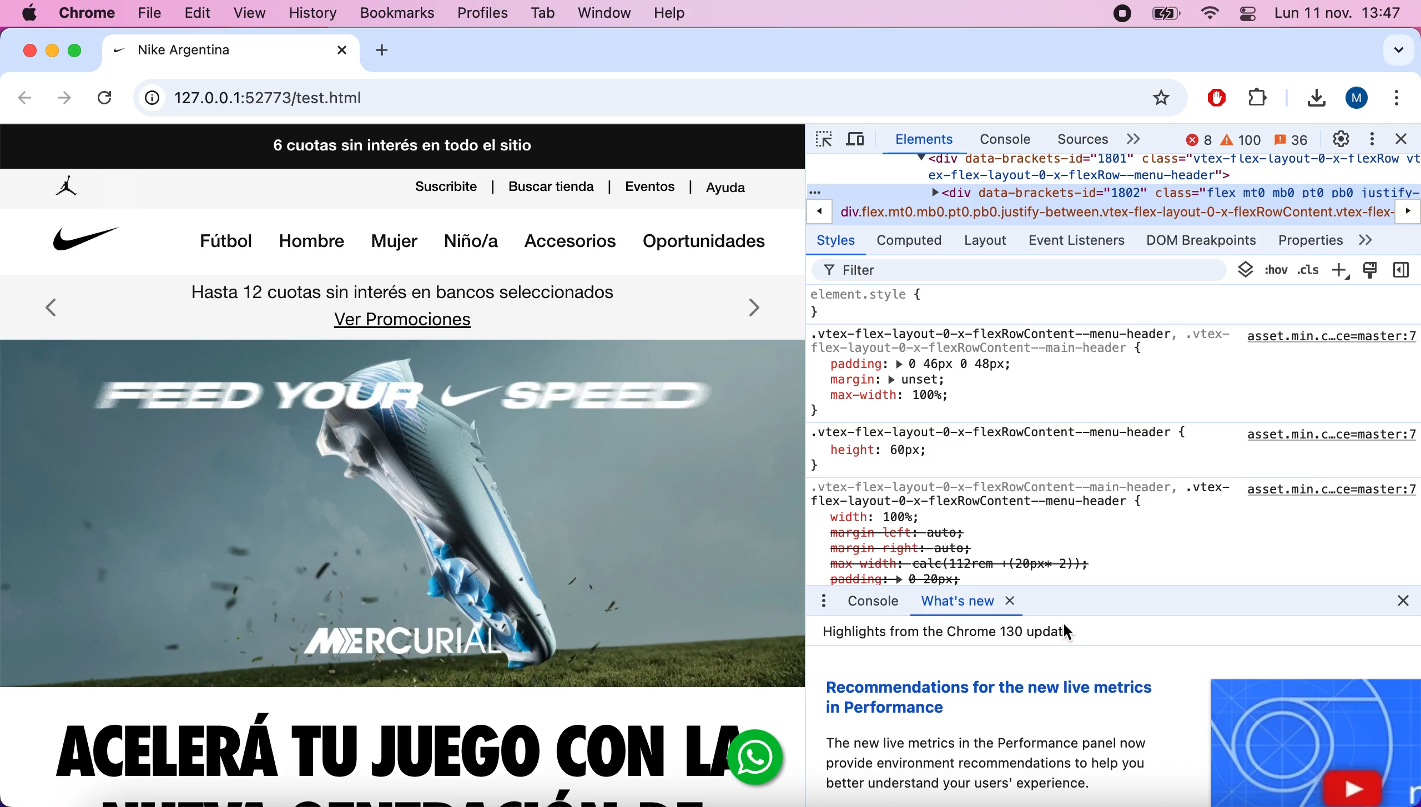  Describe the element at coordinates (838, 242) in the screenshot. I see `styles` at that location.